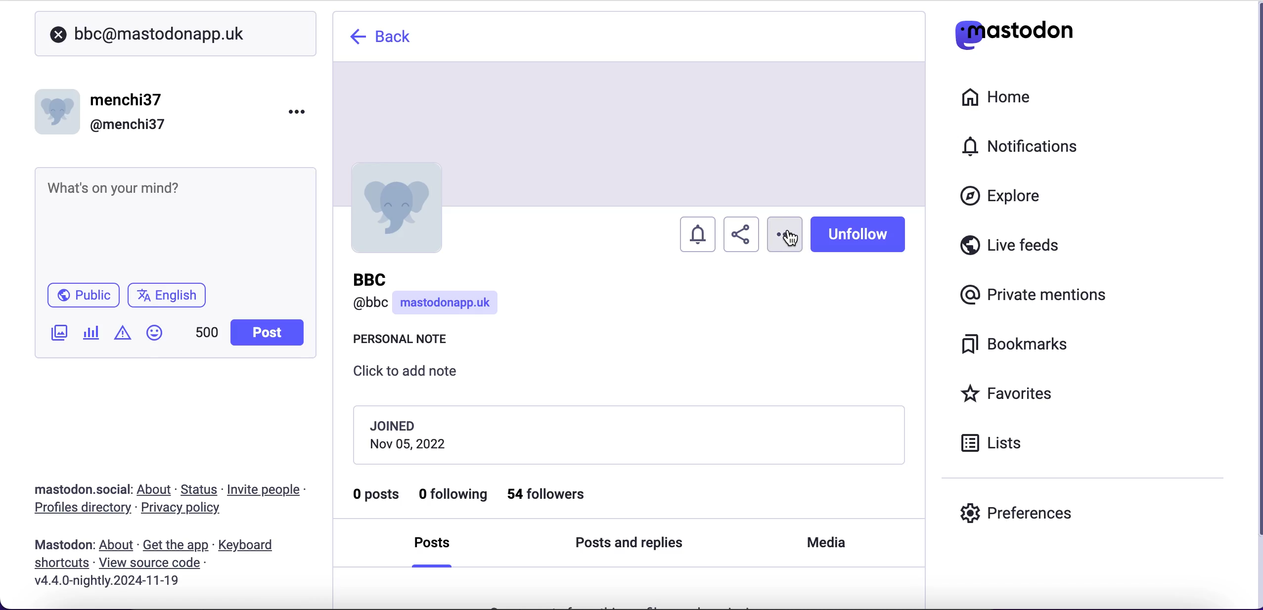 This screenshot has width=1263, height=610. What do you see at coordinates (90, 336) in the screenshot?
I see `add a poll` at bounding box center [90, 336].